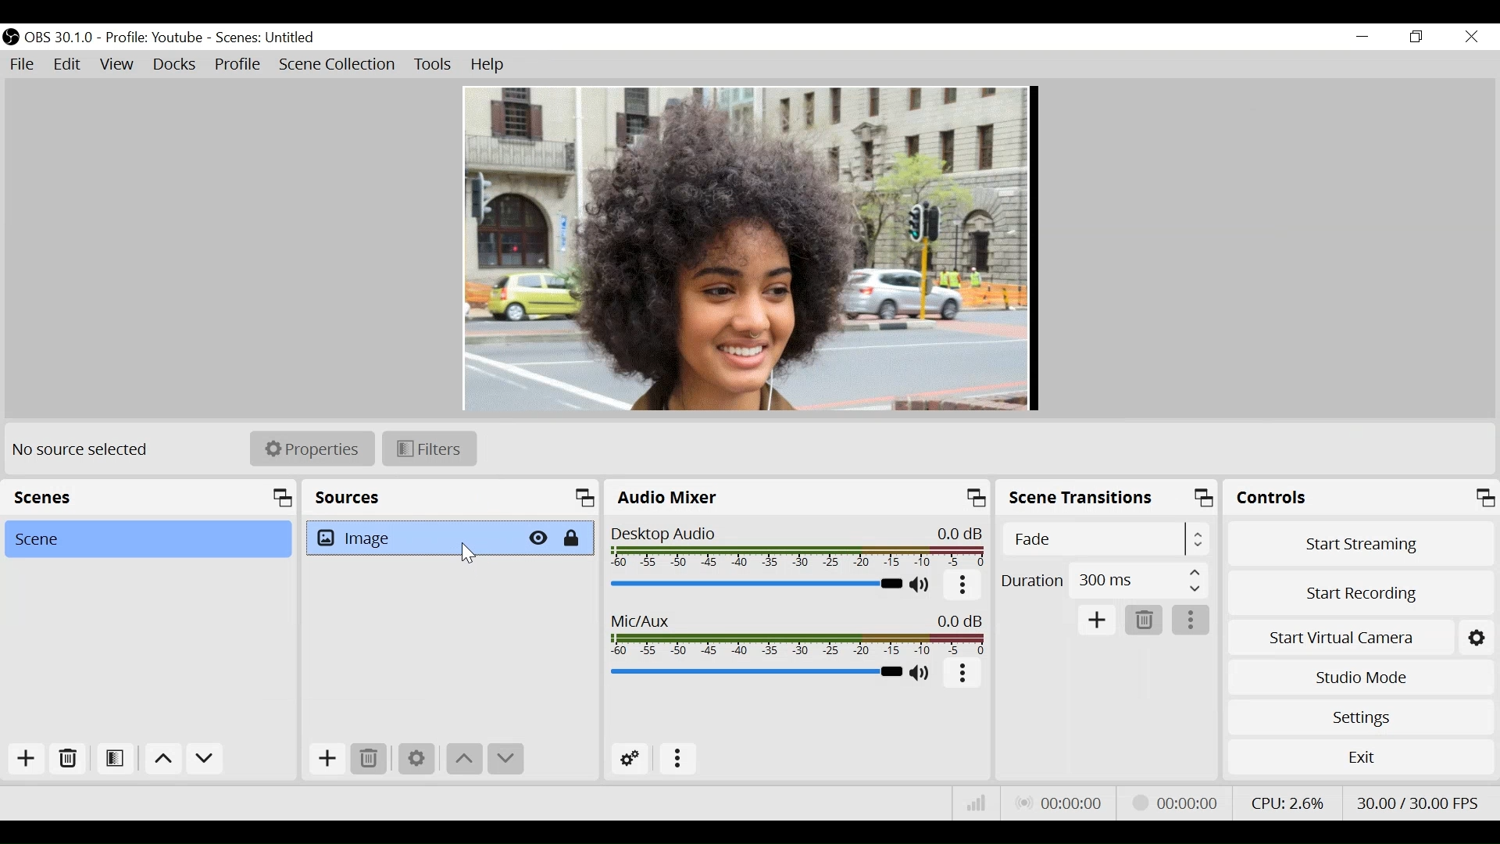  Describe the element at coordinates (576, 499) in the screenshot. I see `maximize` at that location.